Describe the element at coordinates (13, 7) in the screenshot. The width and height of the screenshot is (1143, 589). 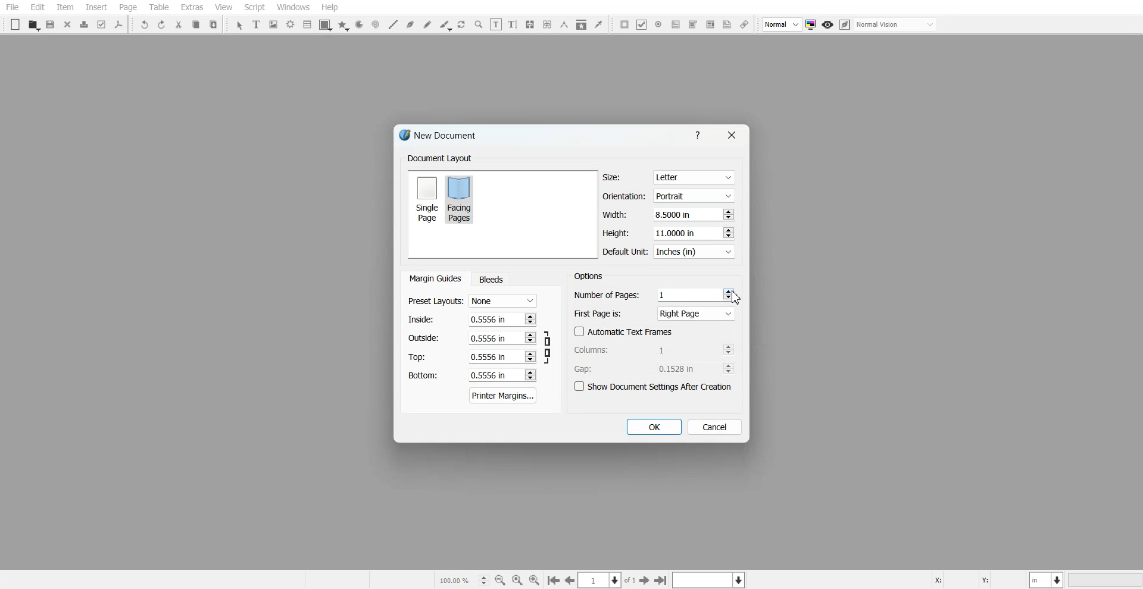
I see `File` at that location.